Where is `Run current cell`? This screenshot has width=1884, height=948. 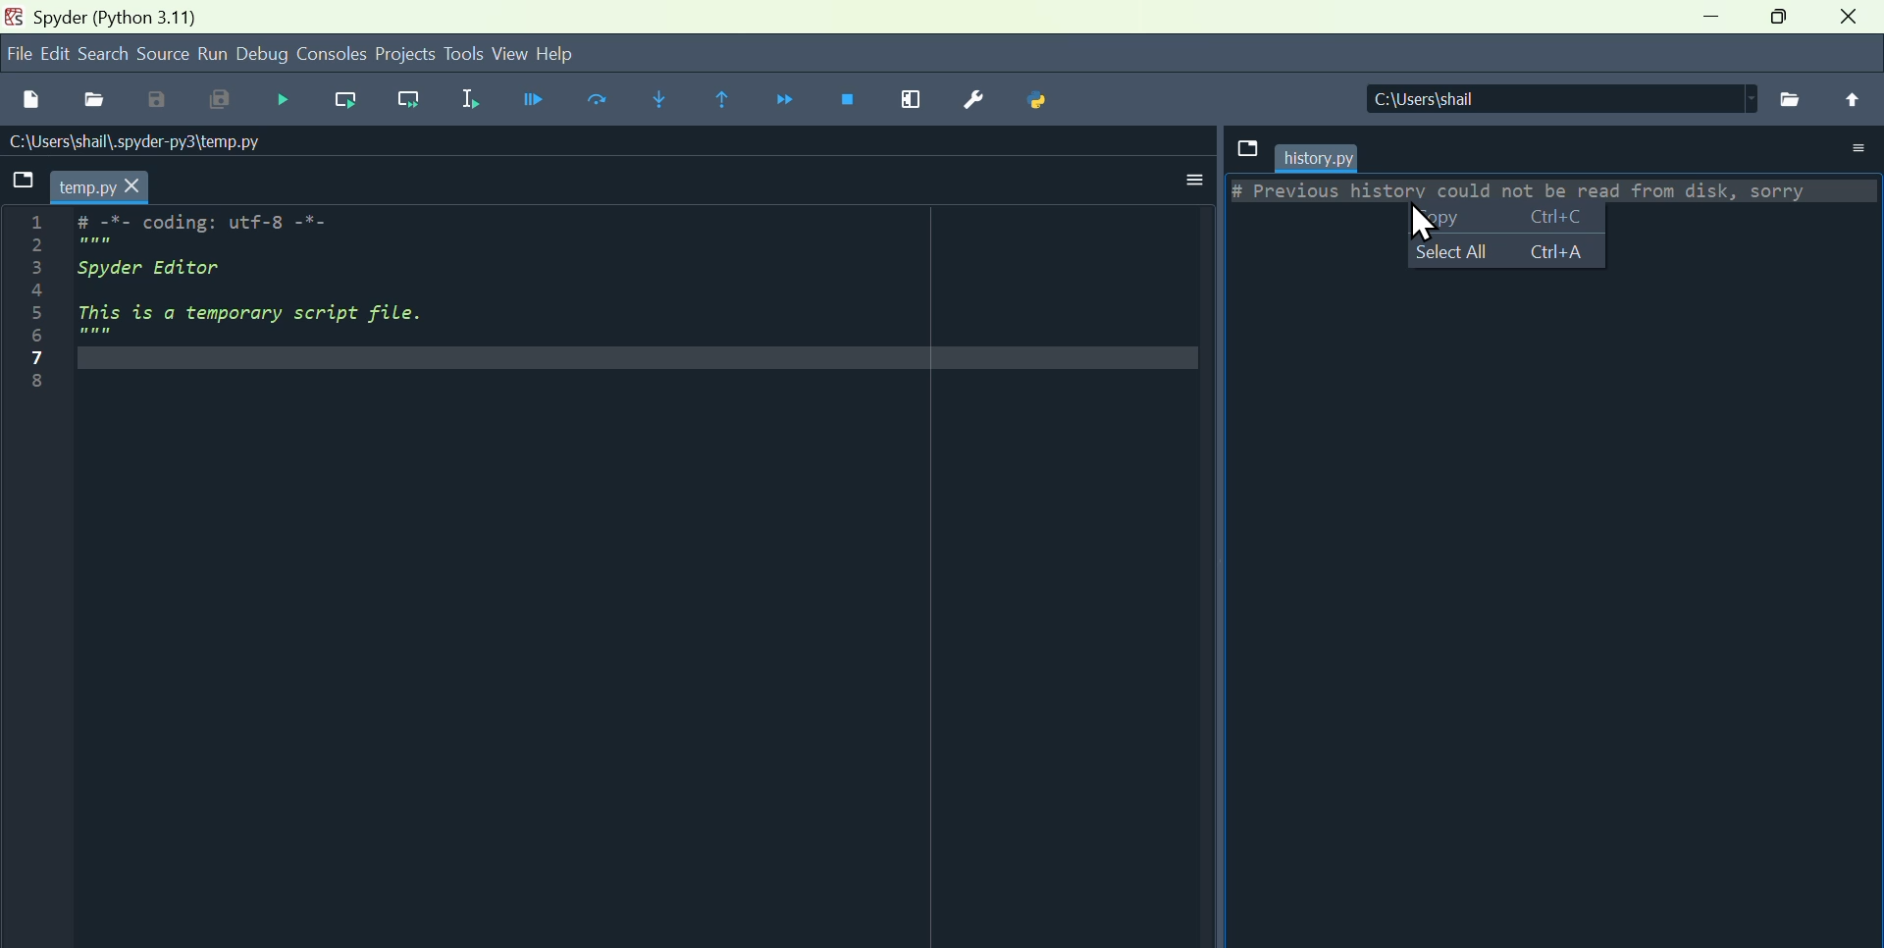 Run current cell is located at coordinates (344, 98).